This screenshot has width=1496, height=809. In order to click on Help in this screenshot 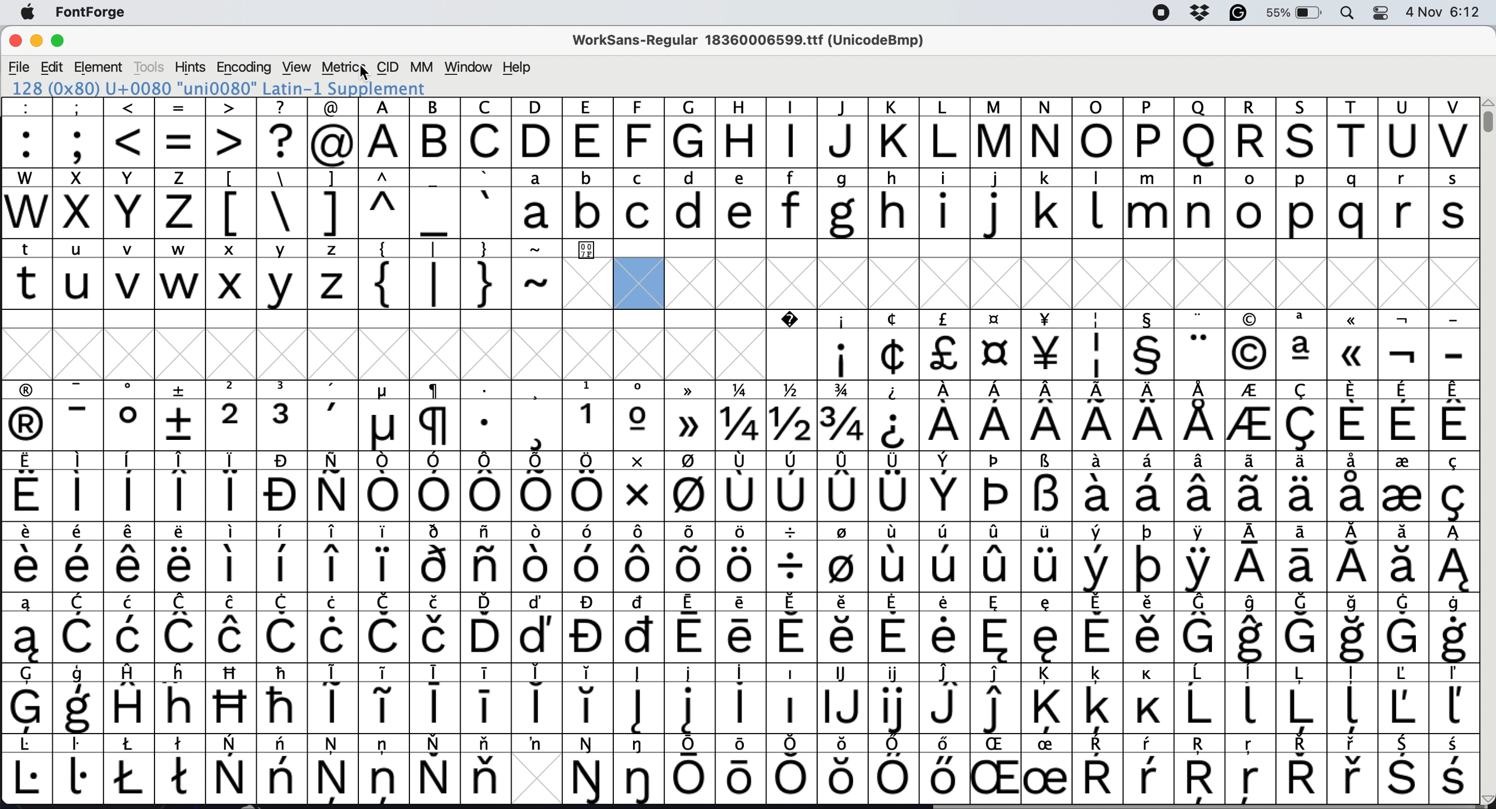, I will do `click(515, 67)`.